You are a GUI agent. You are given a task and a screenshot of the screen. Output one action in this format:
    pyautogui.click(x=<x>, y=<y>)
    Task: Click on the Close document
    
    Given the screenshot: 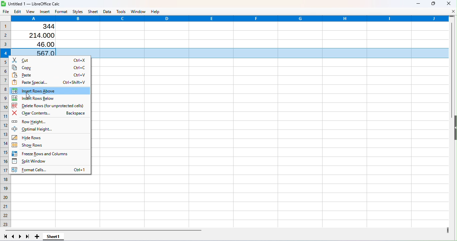 What is the action you would take?
    pyautogui.click(x=452, y=11)
    